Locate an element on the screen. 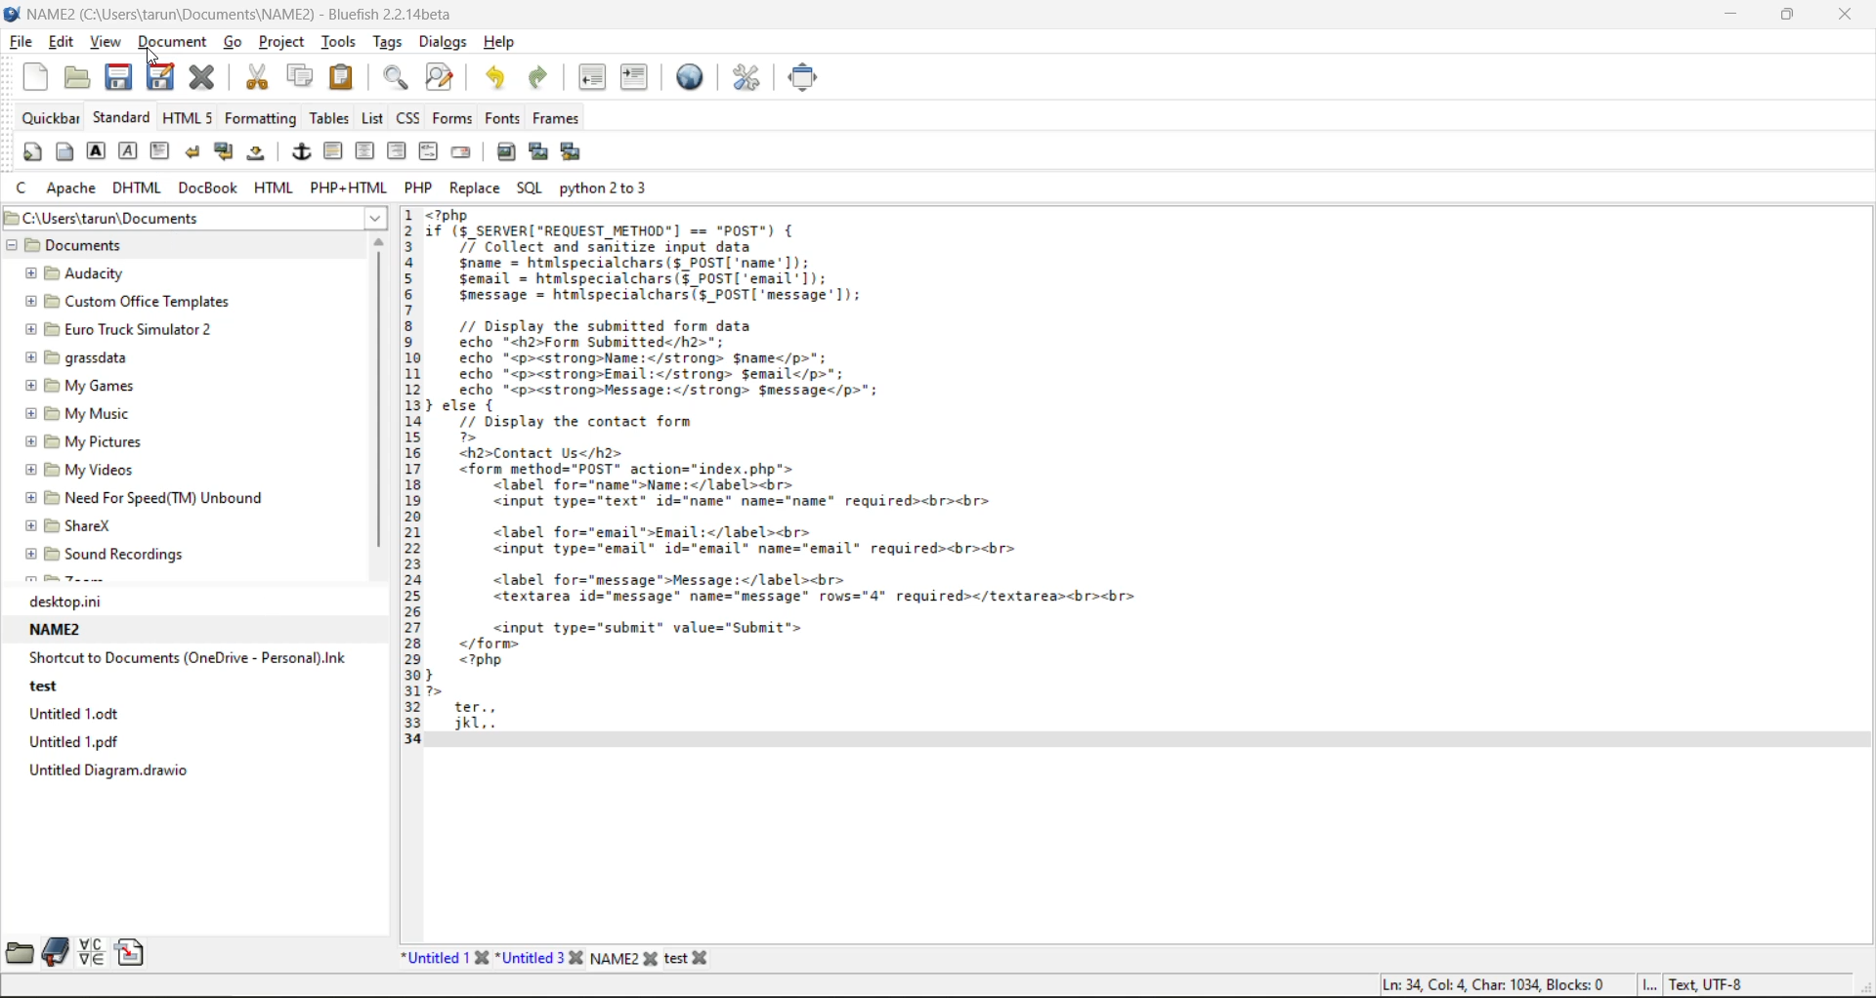  insert thumbnail is located at coordinates (575, 153).